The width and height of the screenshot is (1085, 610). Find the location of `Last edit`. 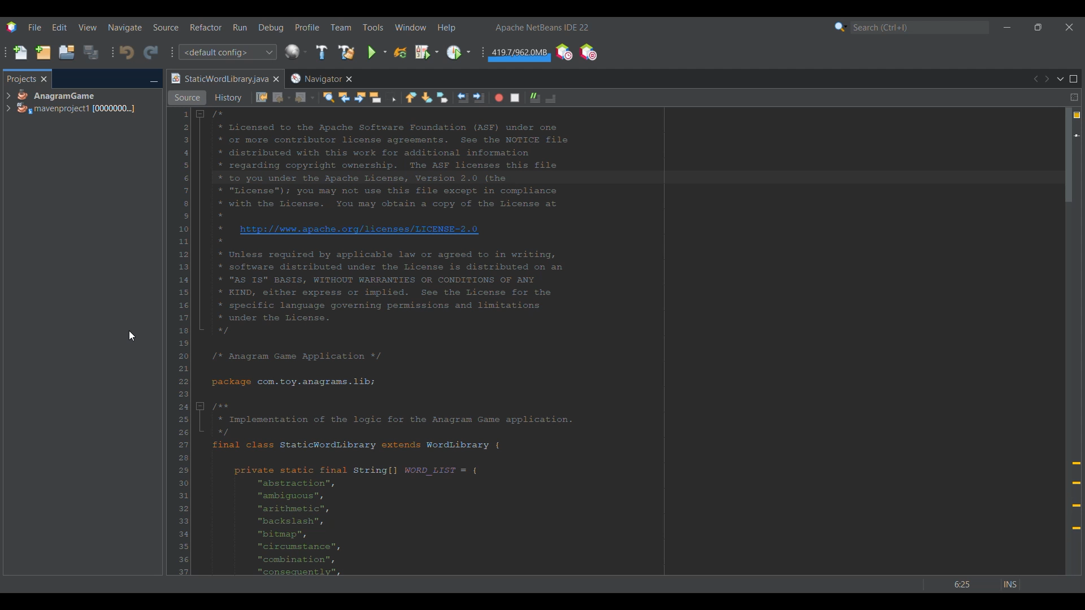

Last edit is located at coordinates (262, 97).